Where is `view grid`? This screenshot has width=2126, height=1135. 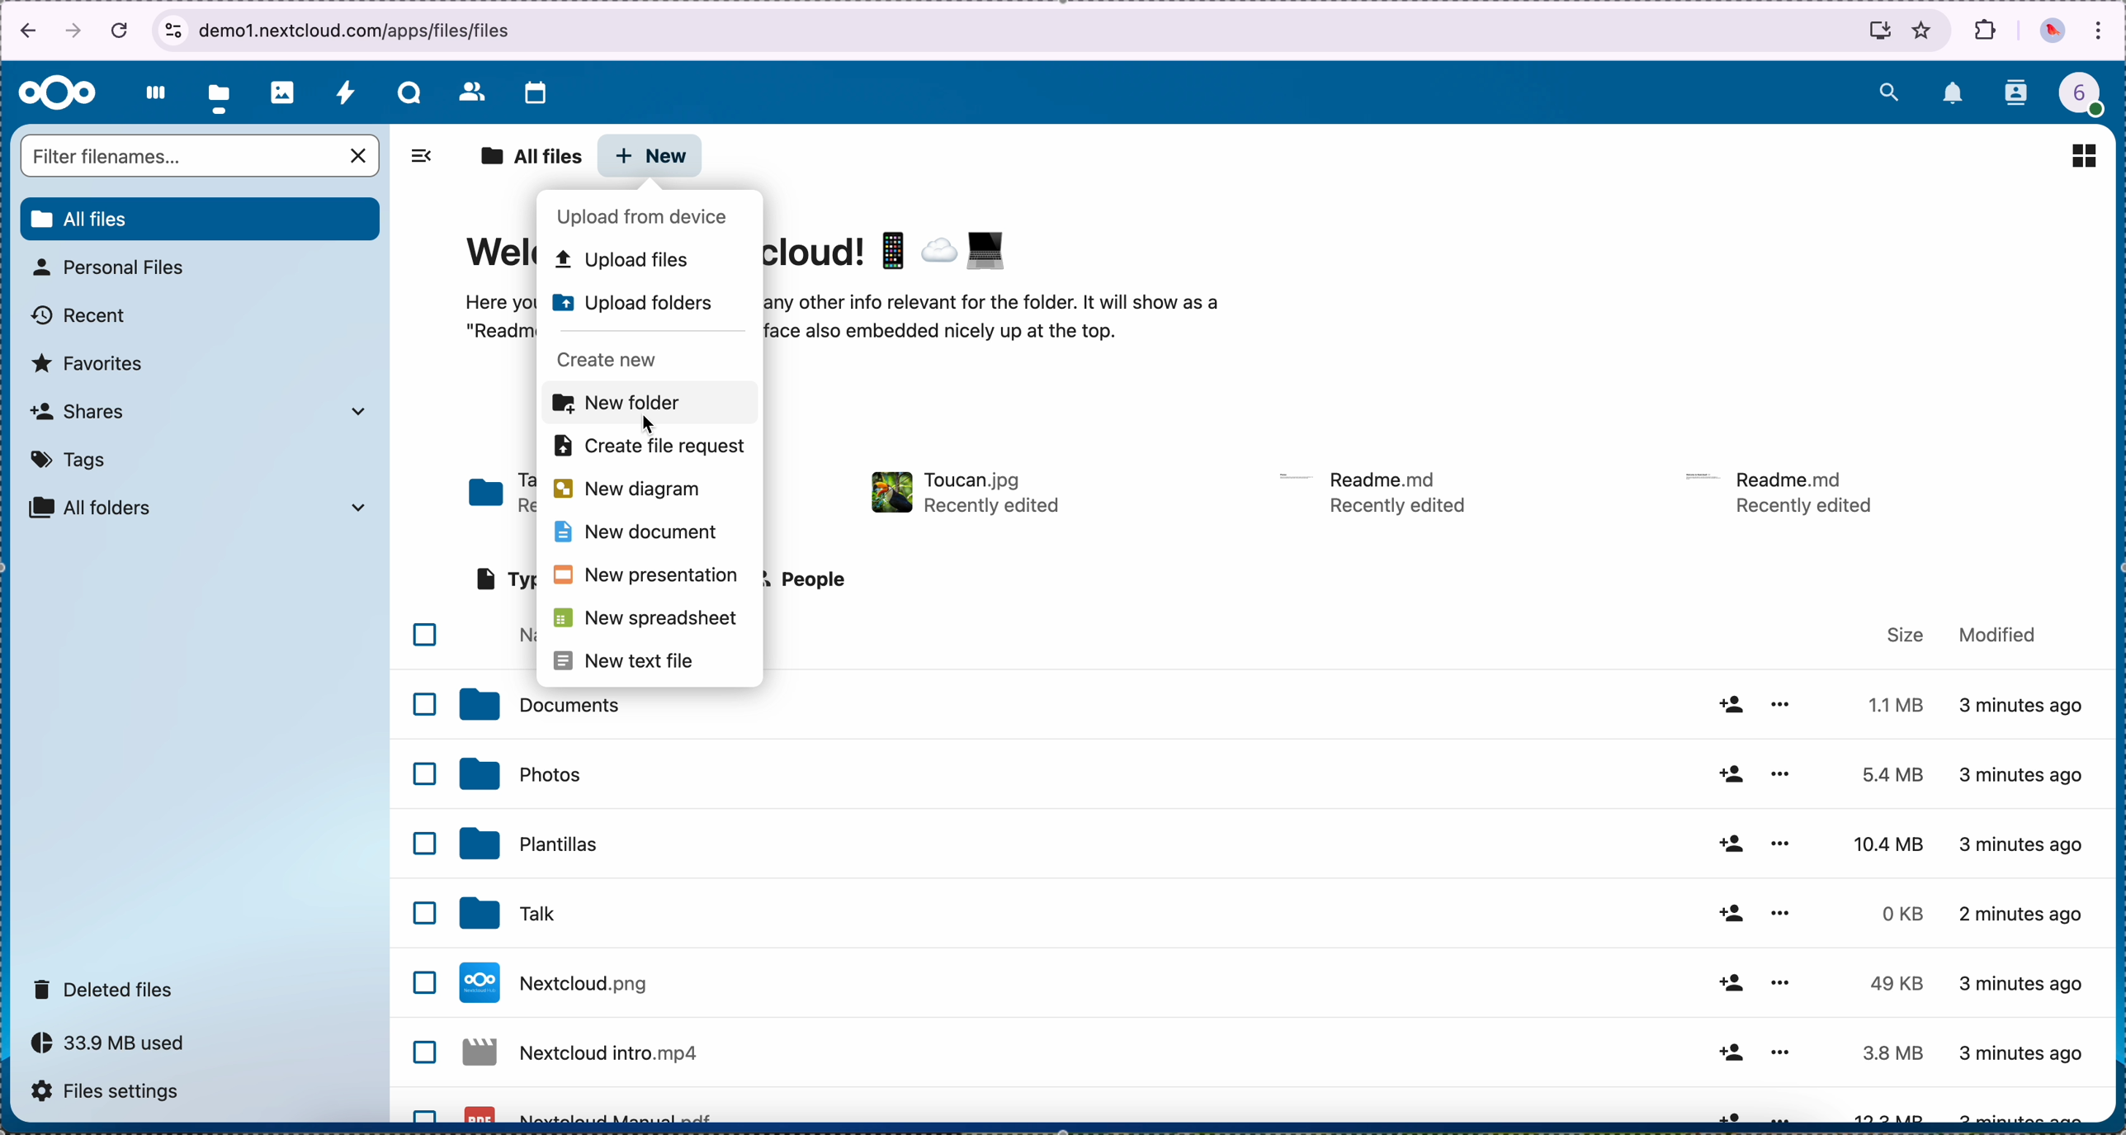 view grid is located at coordinates (2083, 155).